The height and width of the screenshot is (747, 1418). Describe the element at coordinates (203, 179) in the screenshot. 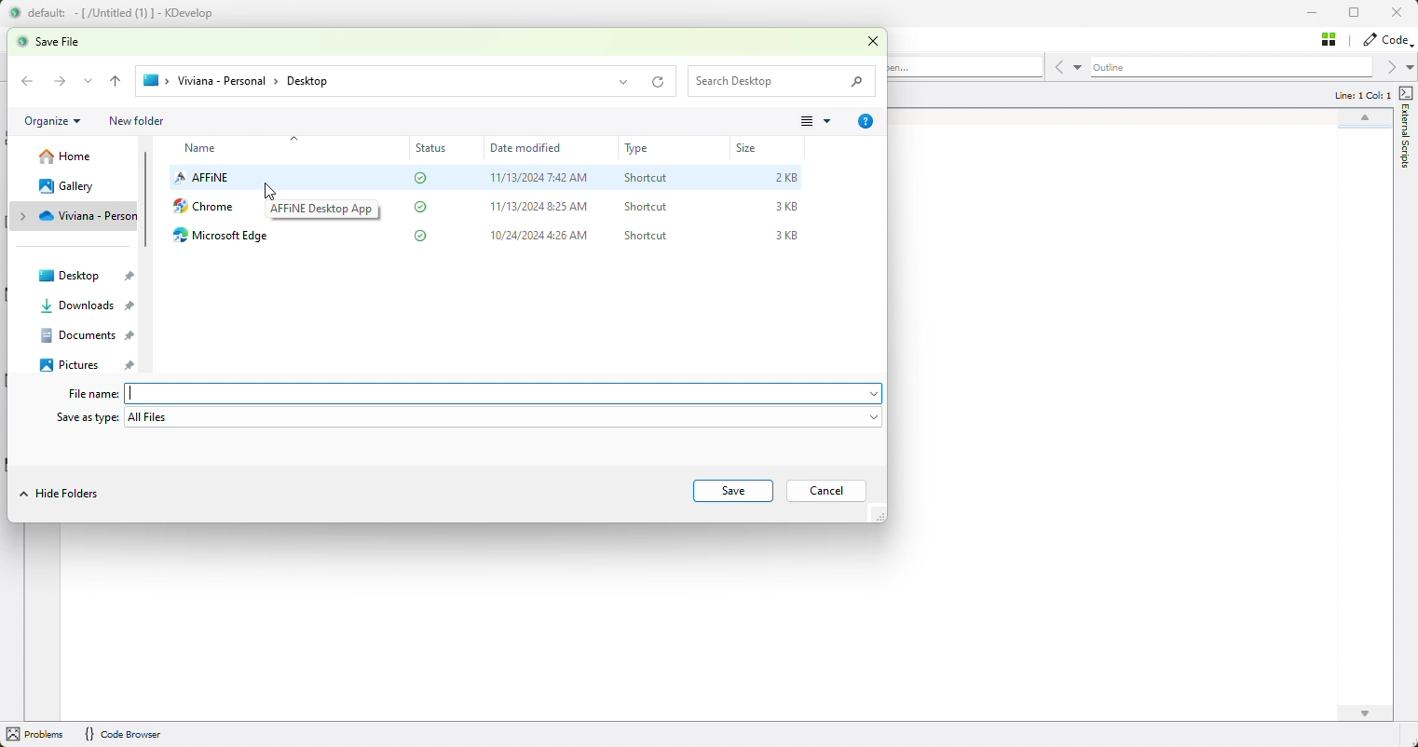

I see `affine` at that location.